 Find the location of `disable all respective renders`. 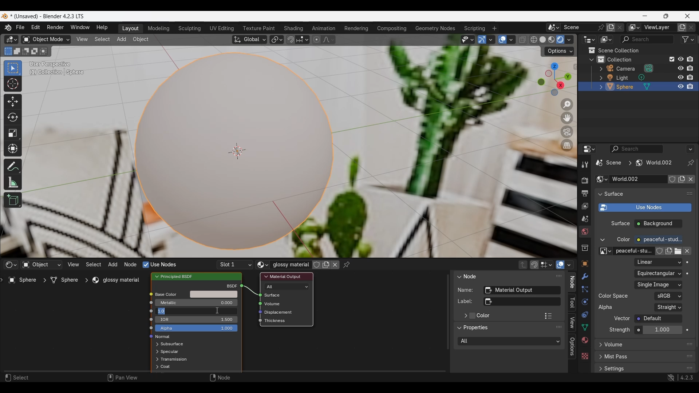

disable all respective renders is located at coordinates (692, 77).